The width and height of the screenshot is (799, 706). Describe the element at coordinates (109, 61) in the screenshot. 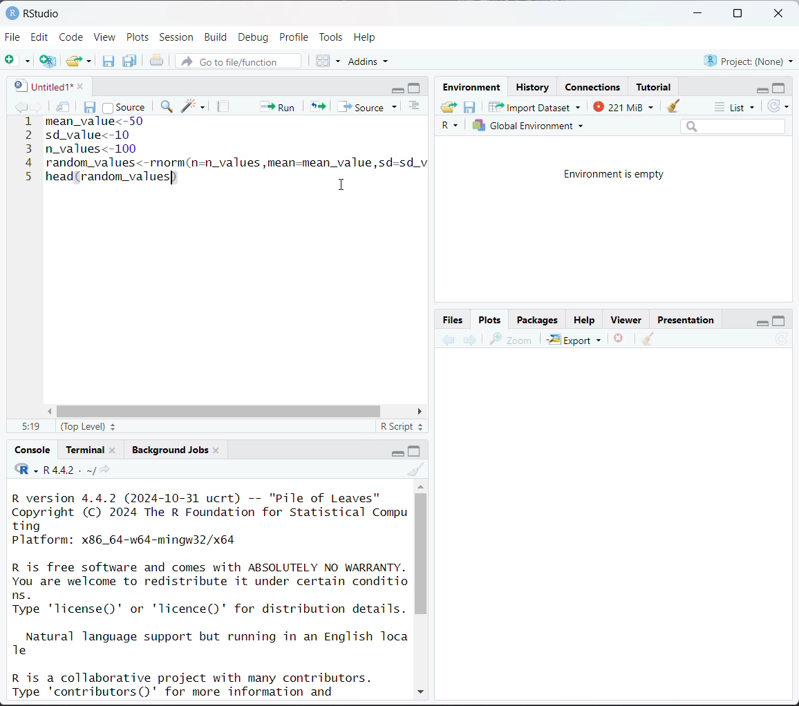

I see `save current document` at that location.